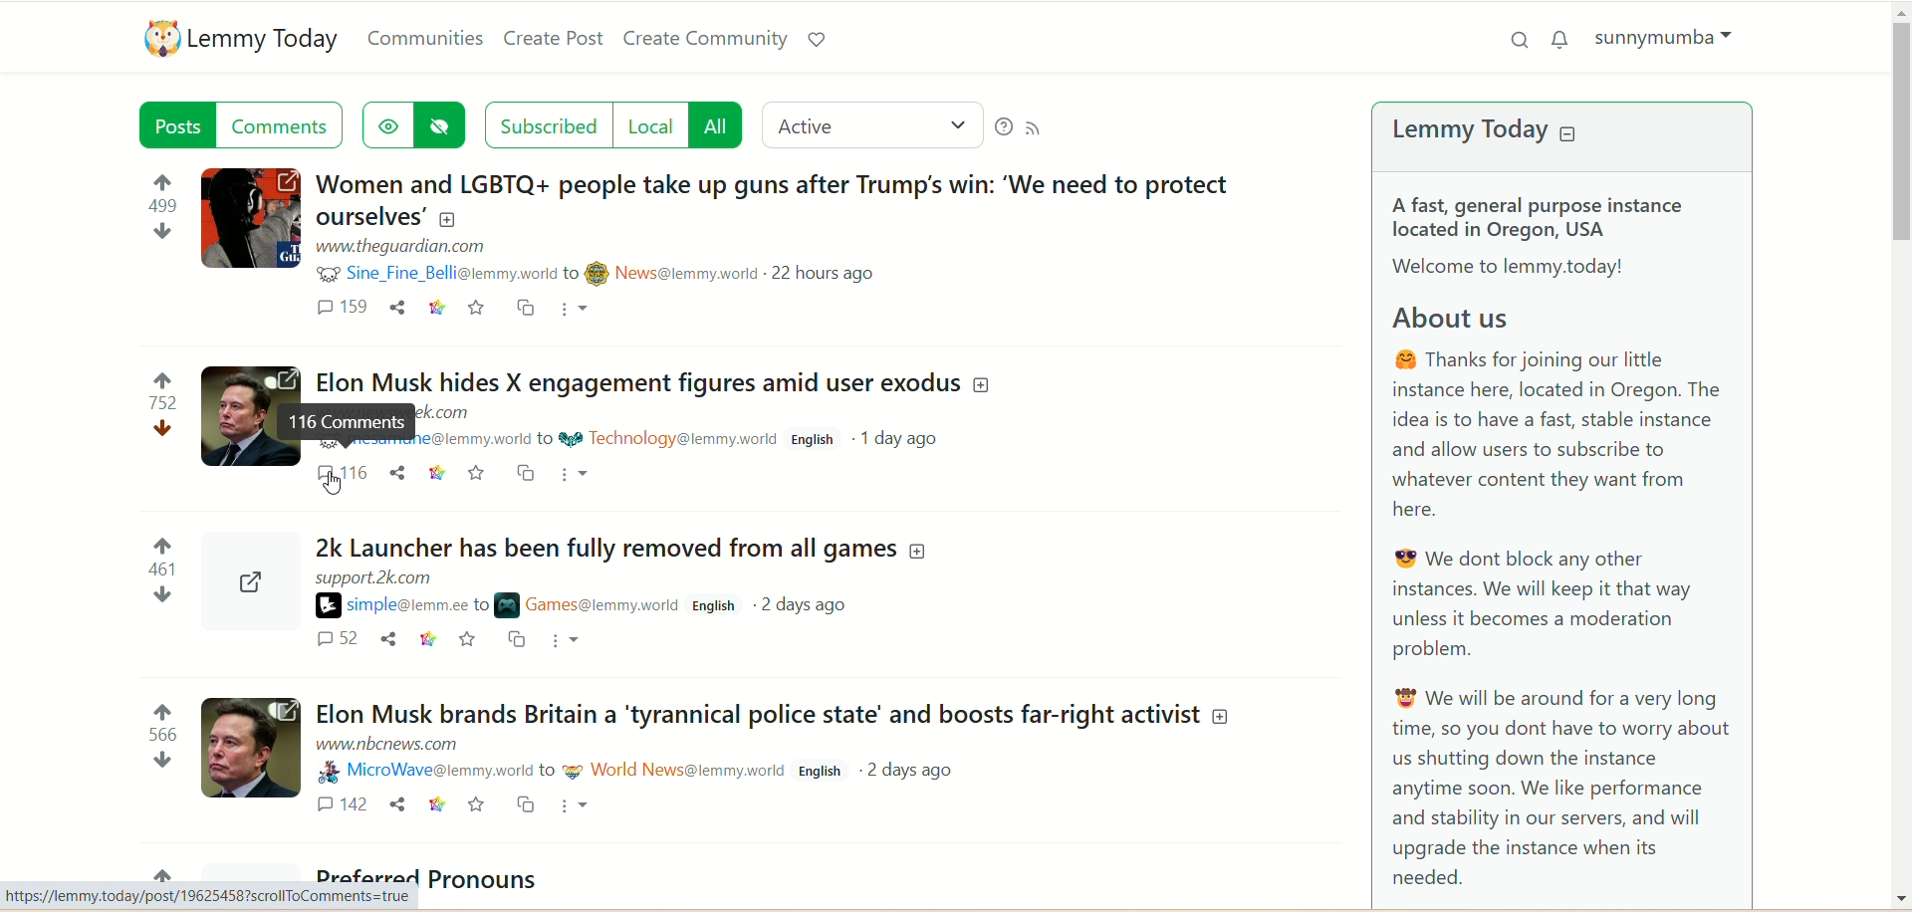 This screenshot has height=912, width=1912. What do you see at coordinates (526, 472) in the screenshot?
I see `` at bounding box center [526, 472].